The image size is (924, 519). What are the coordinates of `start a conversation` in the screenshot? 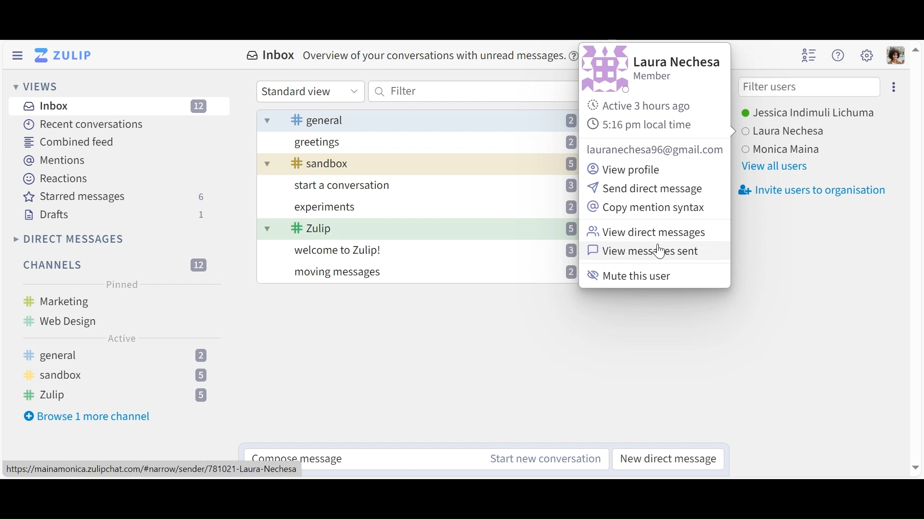 It's located at (432, 185).